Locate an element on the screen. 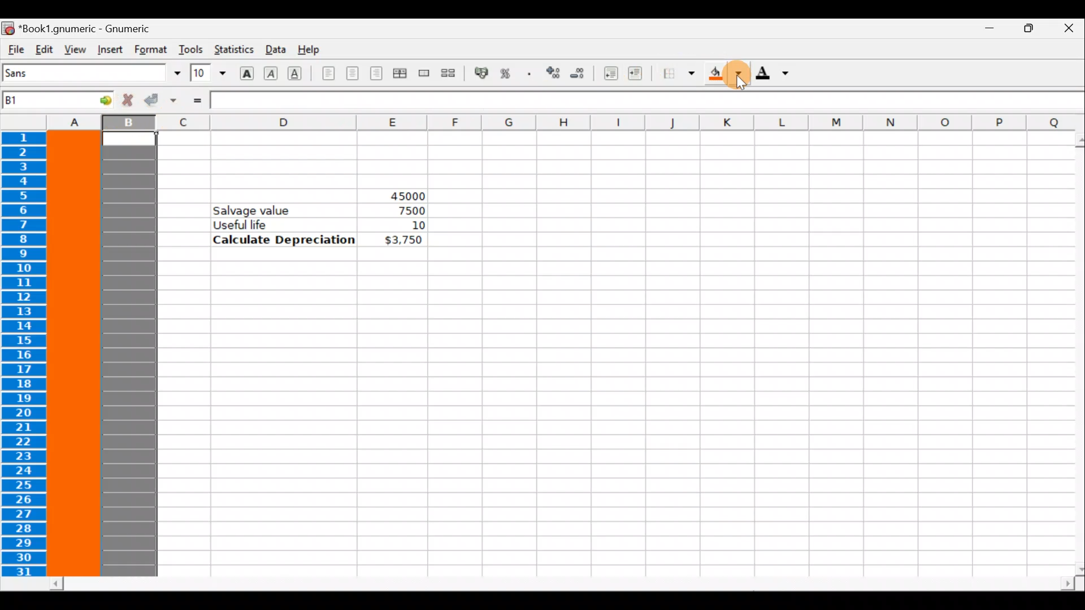 The height and width of the screenshot is (610, 1085). Decrease indent, align contents to the left is located at coordinates (607, 73).